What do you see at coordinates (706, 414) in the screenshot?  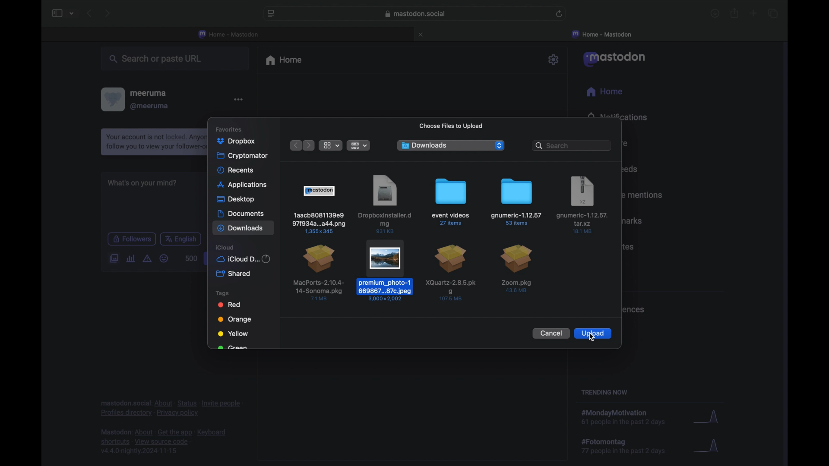 I see `graph` at bounding box center [706, 414].